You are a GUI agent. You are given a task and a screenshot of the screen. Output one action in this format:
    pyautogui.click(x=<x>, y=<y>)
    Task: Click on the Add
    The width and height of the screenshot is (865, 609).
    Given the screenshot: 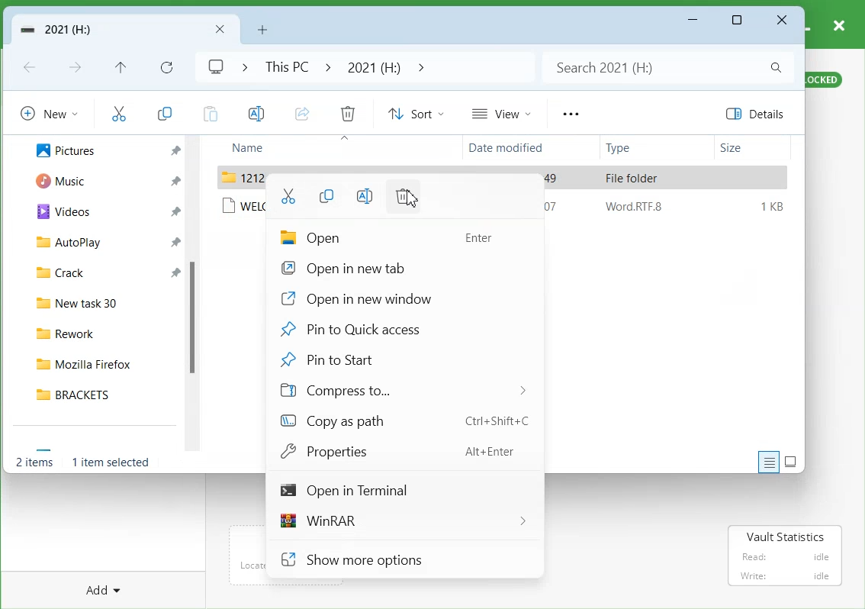 What is the action you would take?
    pyautogui.click(x=99, y=589)
    